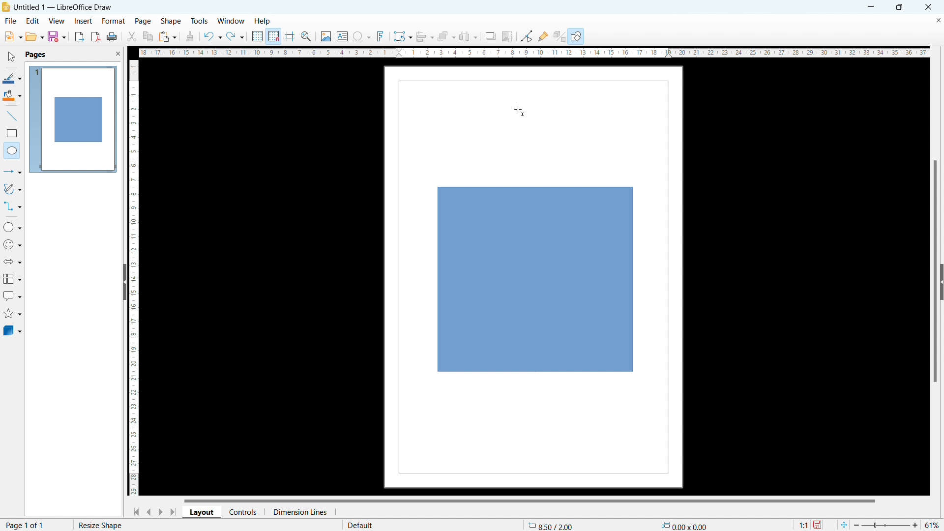 The width and height of the screenshot is (944, 531). Describe the element at coordinates (528, 35) in the screenshot. I see `toggle point edit mode` at that location.